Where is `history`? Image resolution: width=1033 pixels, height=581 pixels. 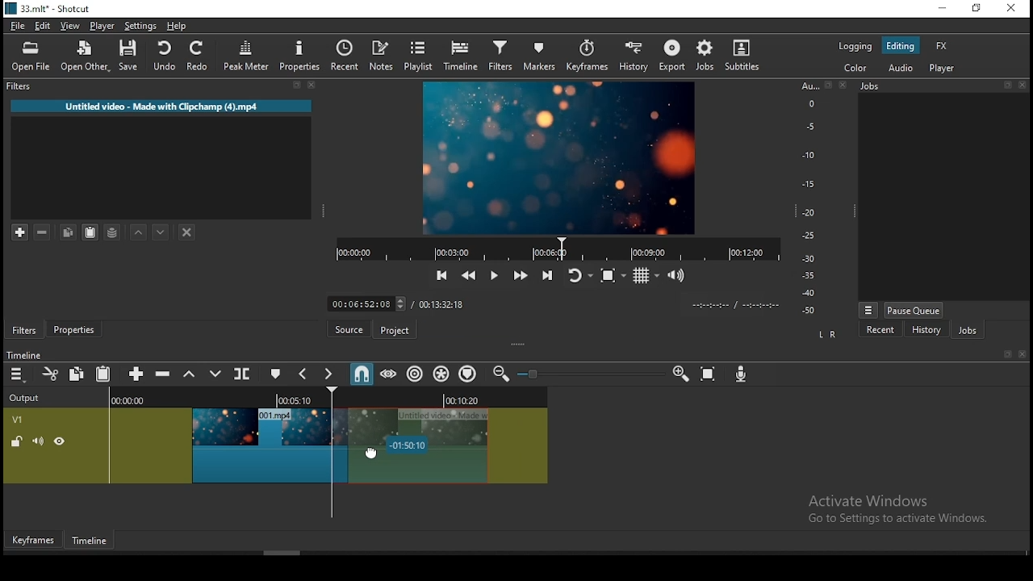
history is located at coordinates (631, 54).